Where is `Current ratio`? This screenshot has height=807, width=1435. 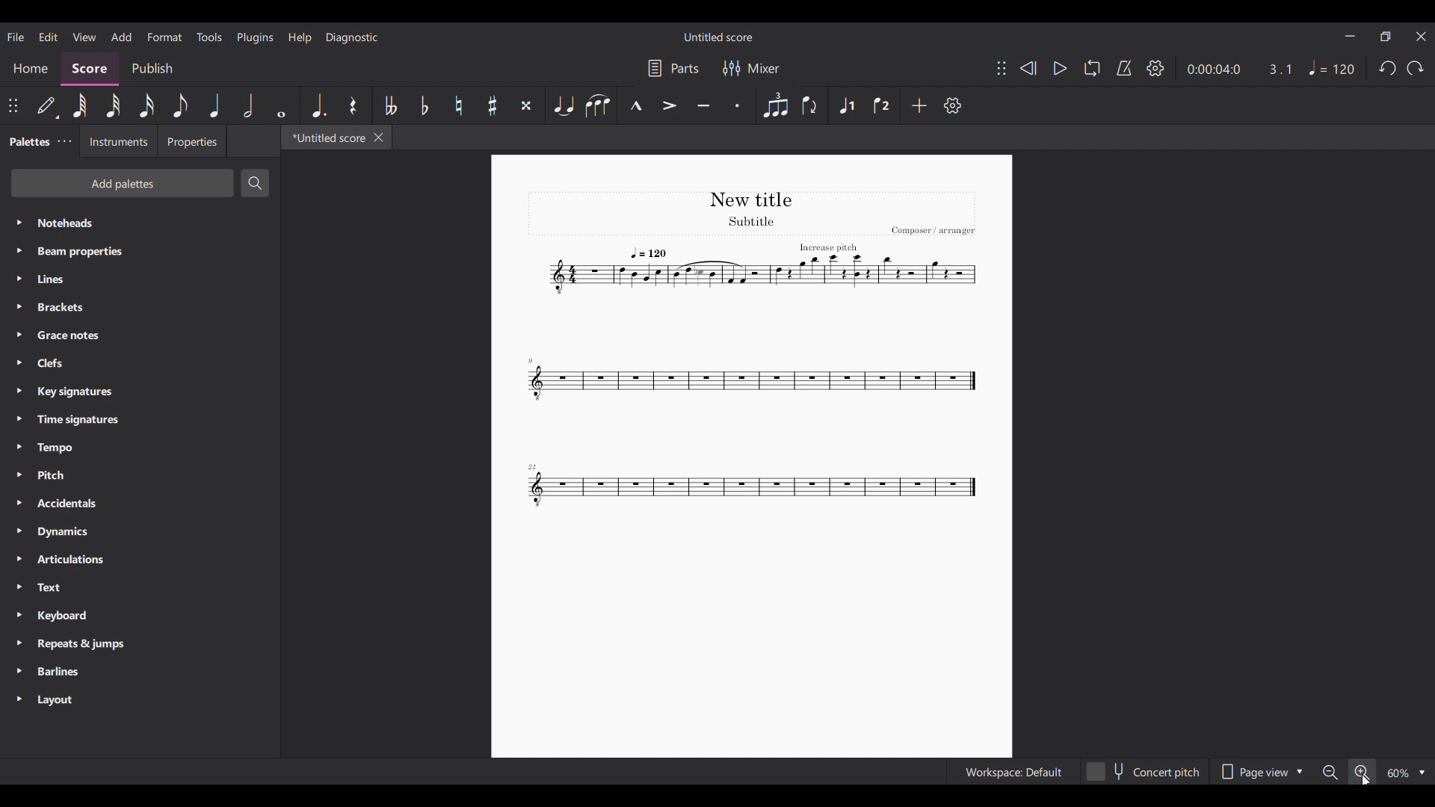
Current ratio is located at coordinates (1280, 69).